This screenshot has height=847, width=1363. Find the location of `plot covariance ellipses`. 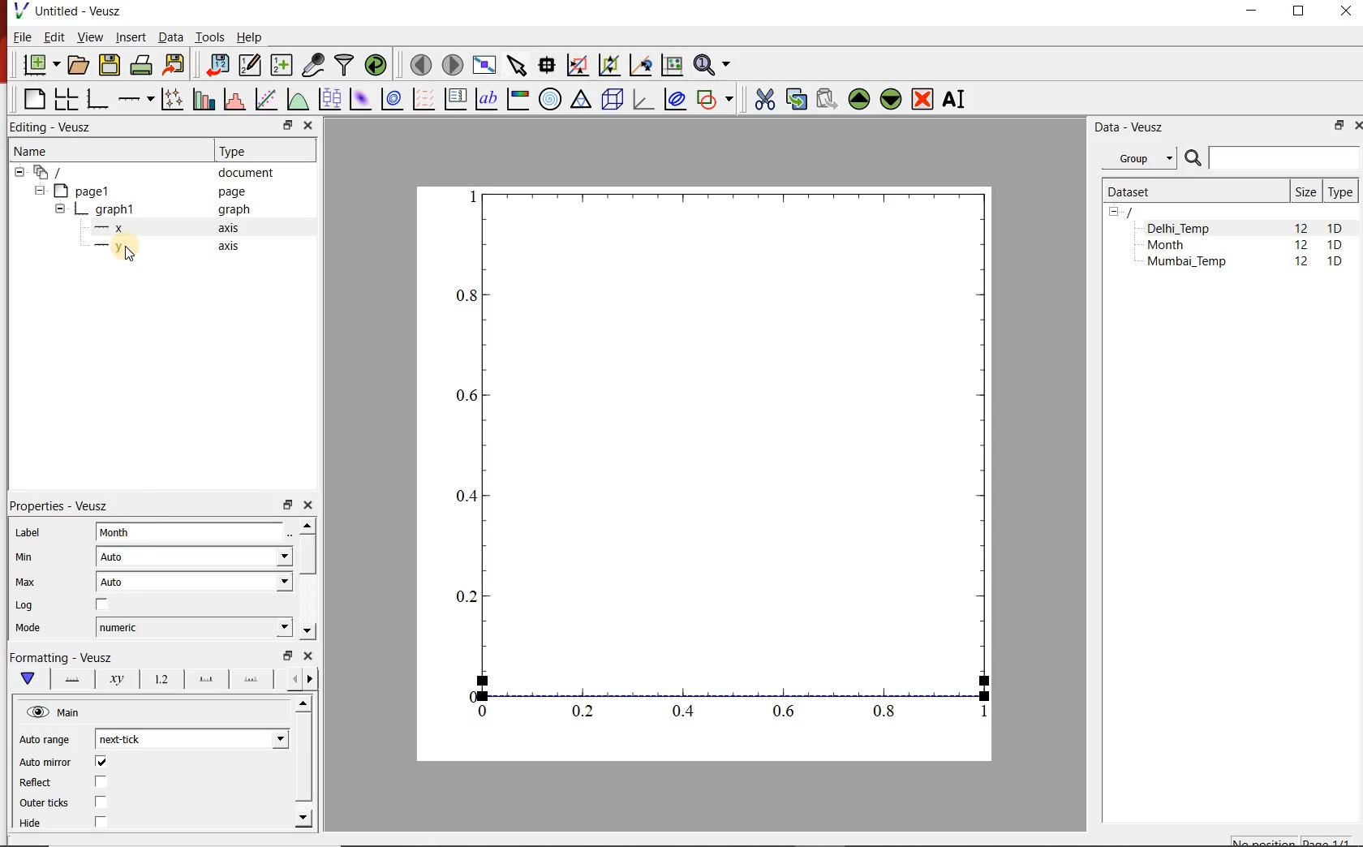

plot covariance ellipses is located at coordinates (675, 99).